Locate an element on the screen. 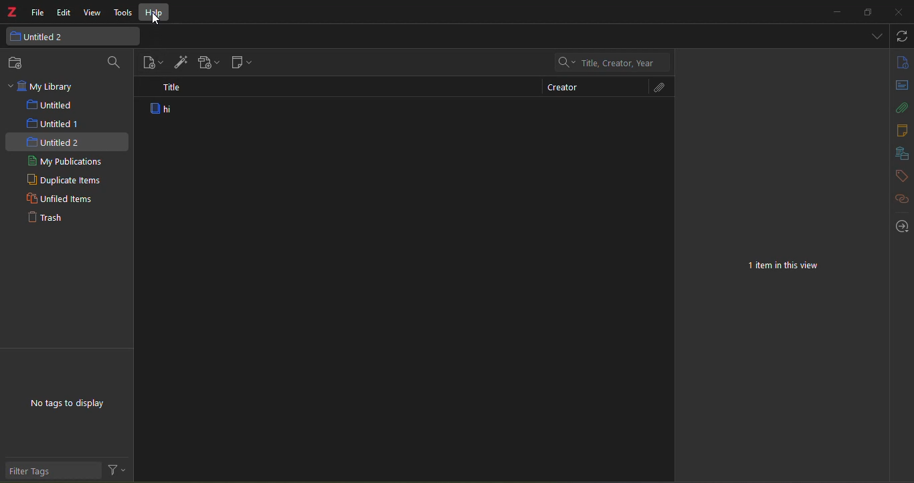  untitled 1 is located at coordinates (54, 124).